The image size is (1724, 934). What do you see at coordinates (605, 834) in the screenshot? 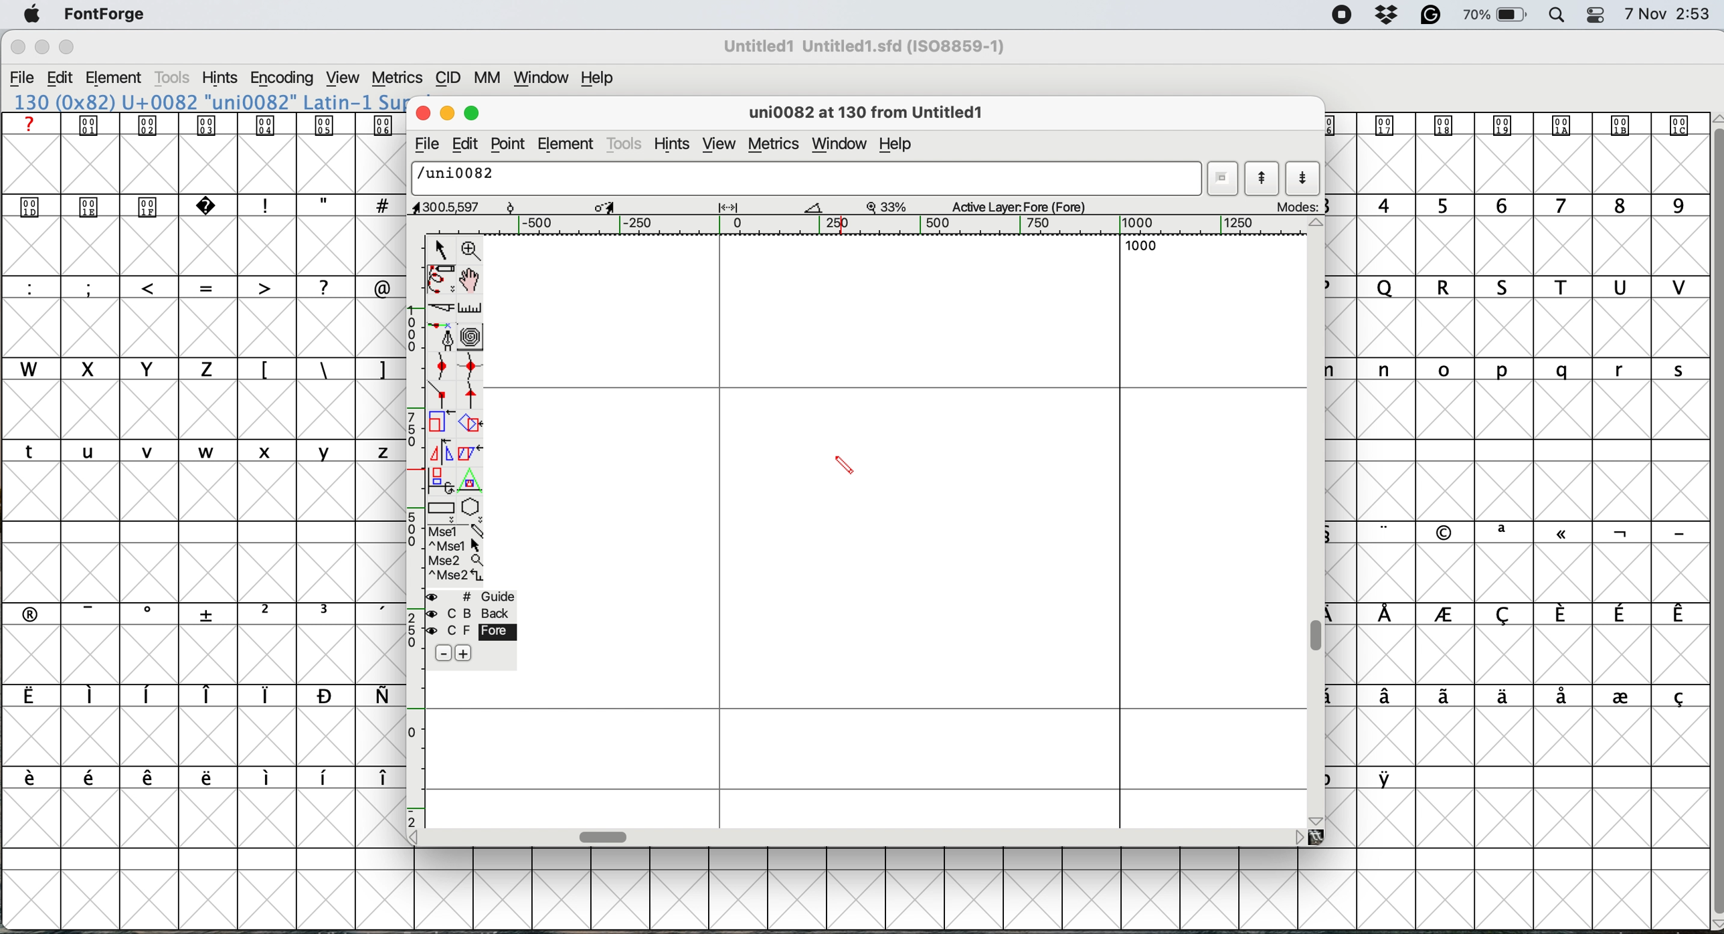
I see `horizontal scale` at bounding box center [605, 834].